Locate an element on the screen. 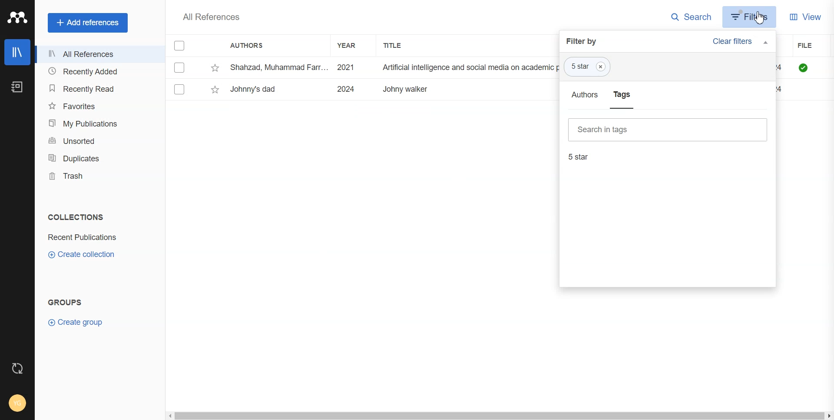  text 1 is located at coordinates (74, 217).